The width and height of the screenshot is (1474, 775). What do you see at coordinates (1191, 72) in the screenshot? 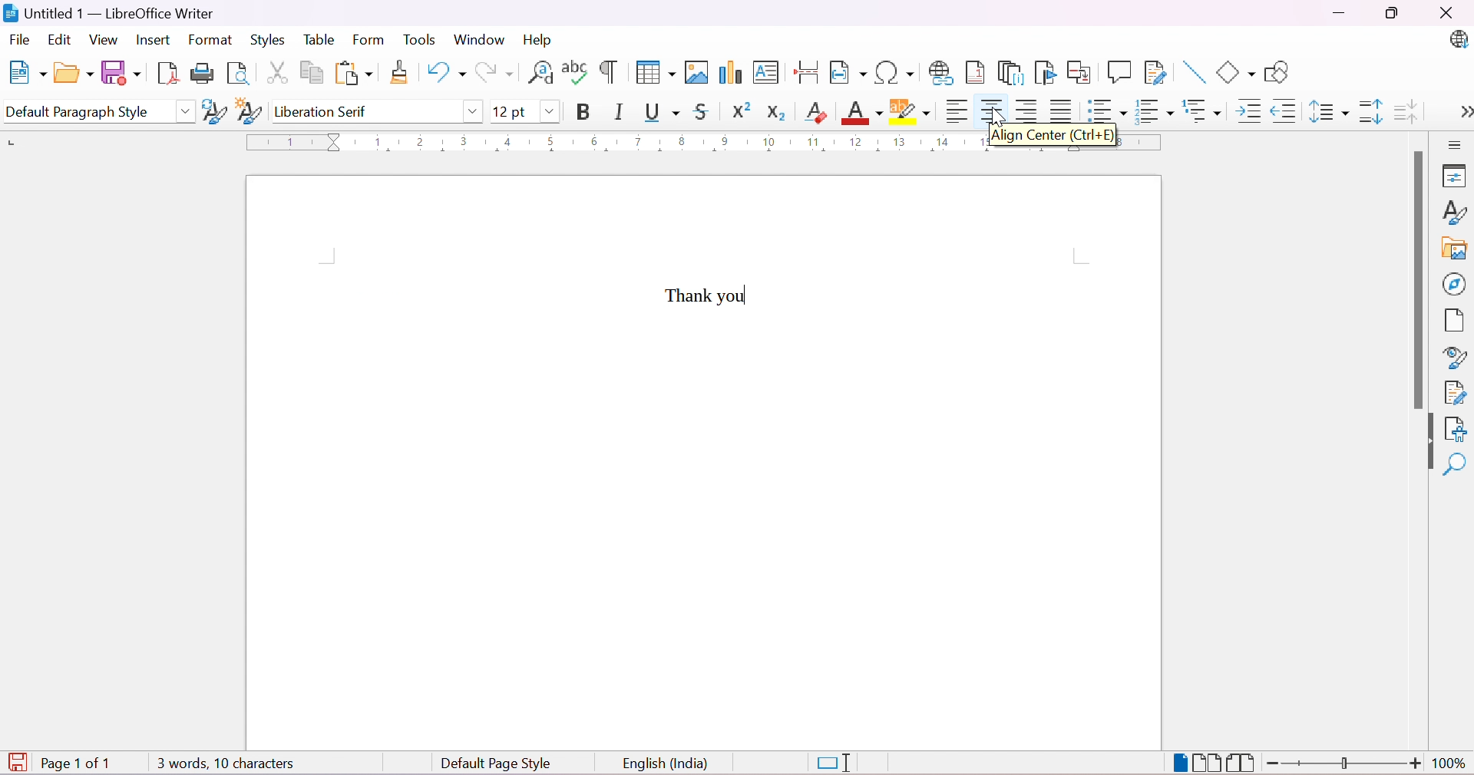
I see `Insert Line` at bounding box center [1191, 72].